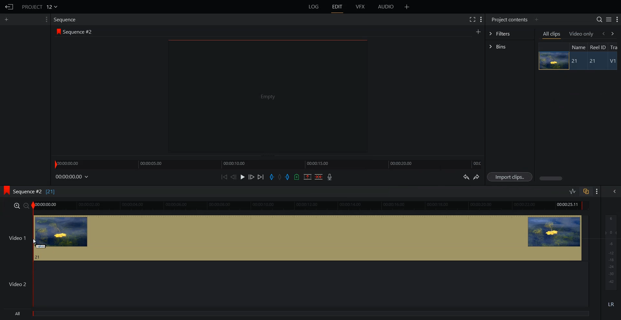 The image size is (621, 320). What do you see at coordinates (608, 19) in the screenshot?
I see `Toggle between list and tile view` at bounding box center [608, 19].